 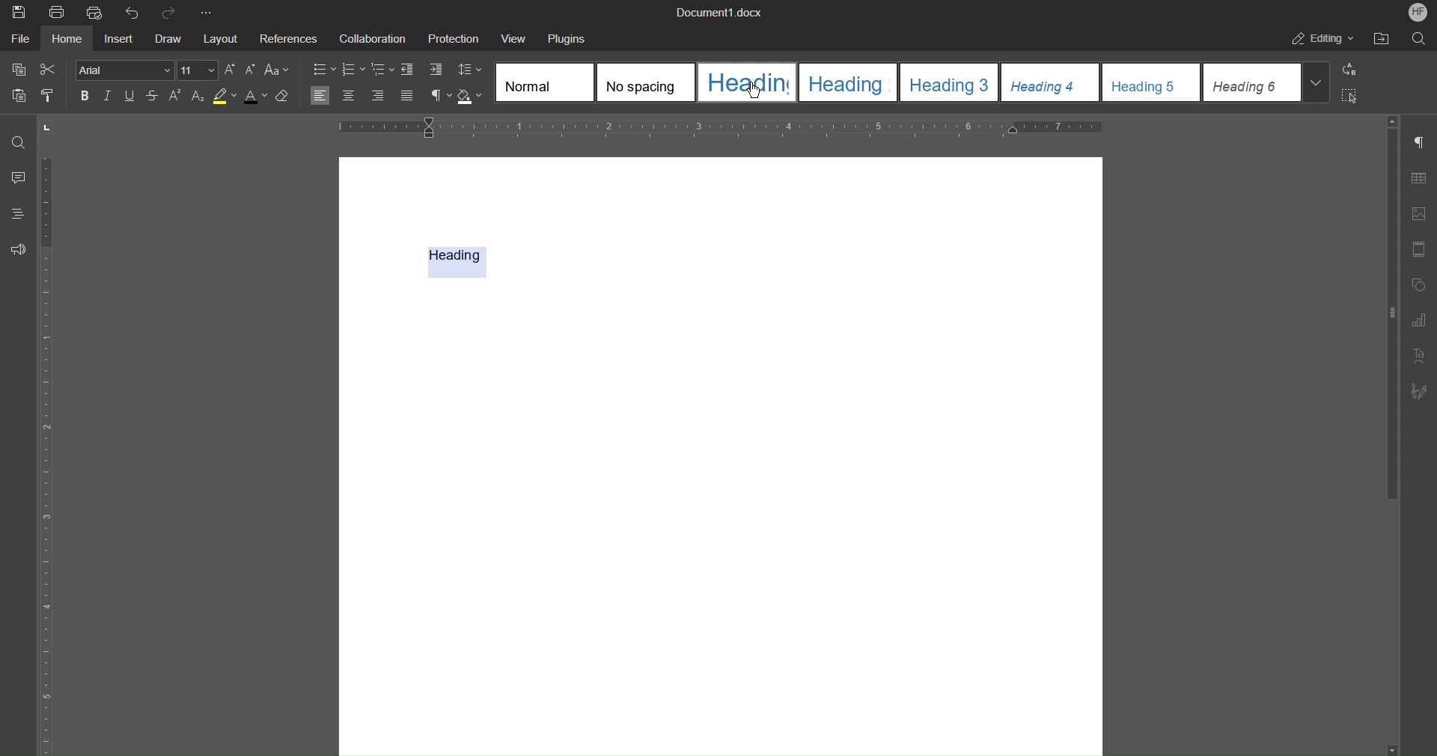 What do you see at coordinates (852, 82) in the screenshot?
I see `Heading 2` at bounding box center [852, 82].